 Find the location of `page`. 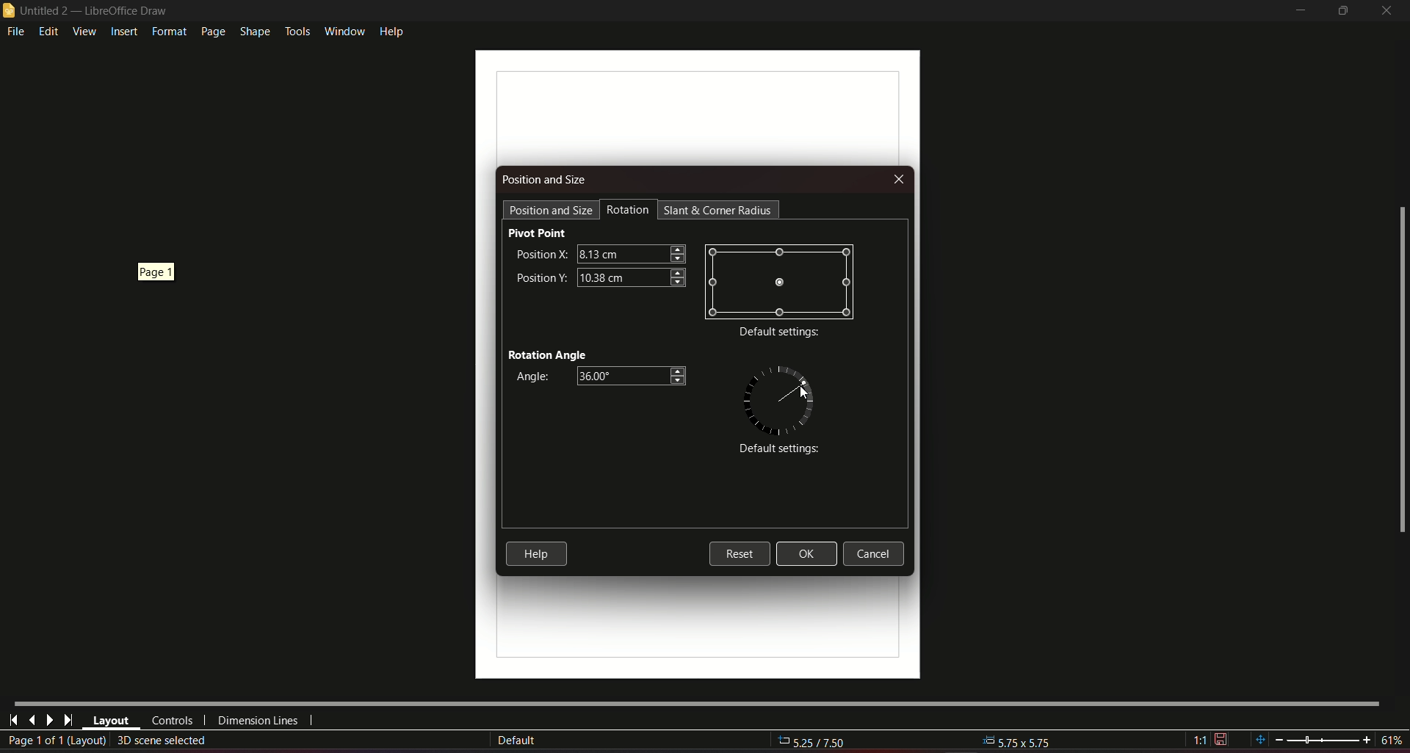

page is located at coordinates (211, 32).